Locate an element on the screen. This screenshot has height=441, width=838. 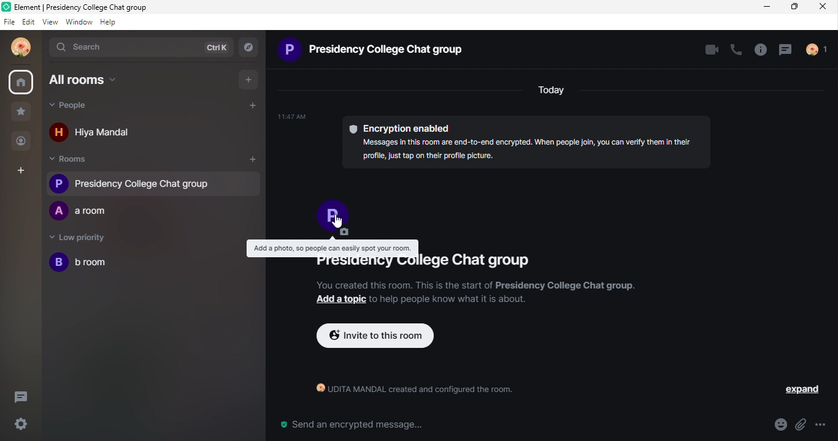
send an encrypted message is located at coordinates (350, 425).